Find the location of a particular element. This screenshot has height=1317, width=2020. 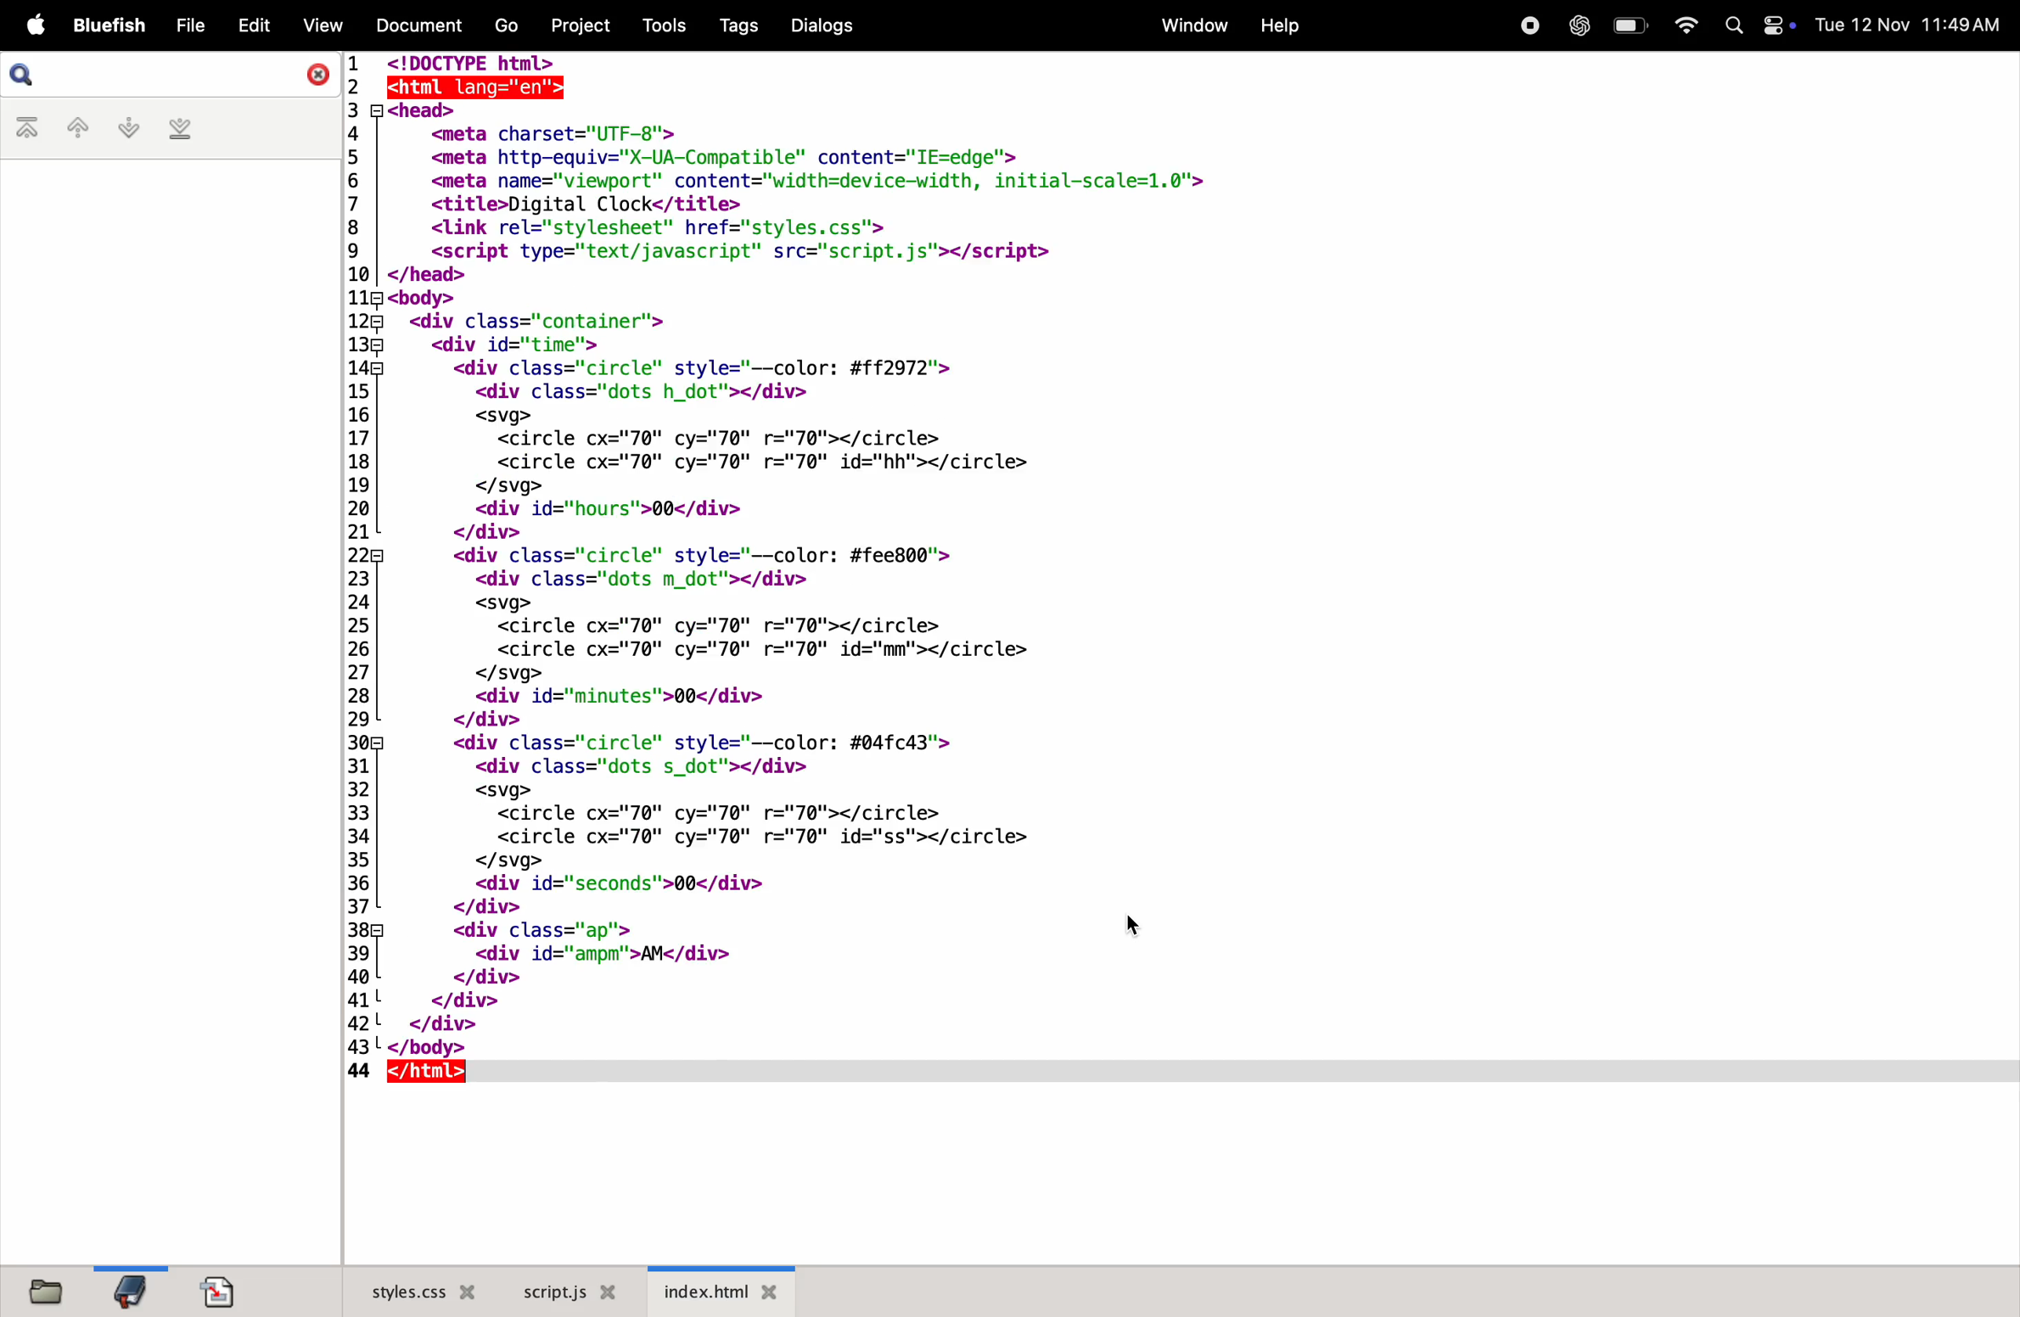

close is located at coordinates (316, 75).